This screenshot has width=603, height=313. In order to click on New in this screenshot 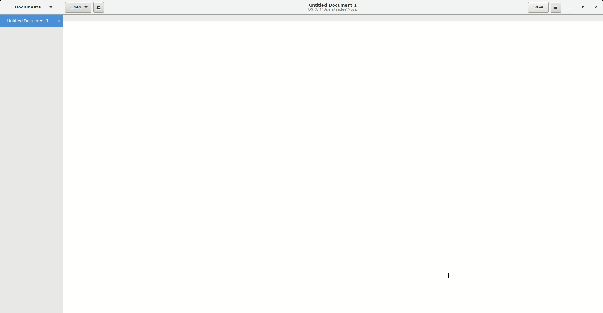, I will do `click(98, 8)`.